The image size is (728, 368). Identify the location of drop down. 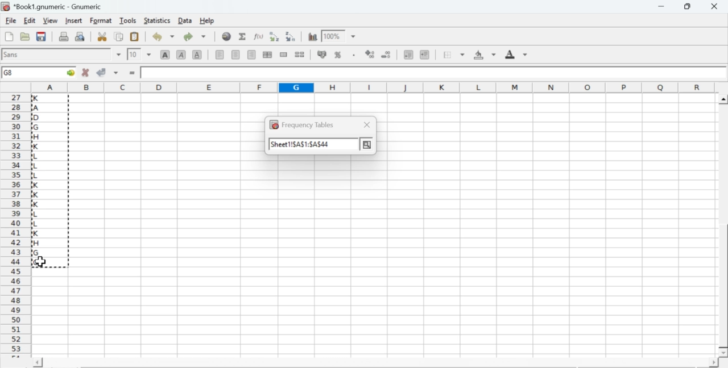
(149, 54).